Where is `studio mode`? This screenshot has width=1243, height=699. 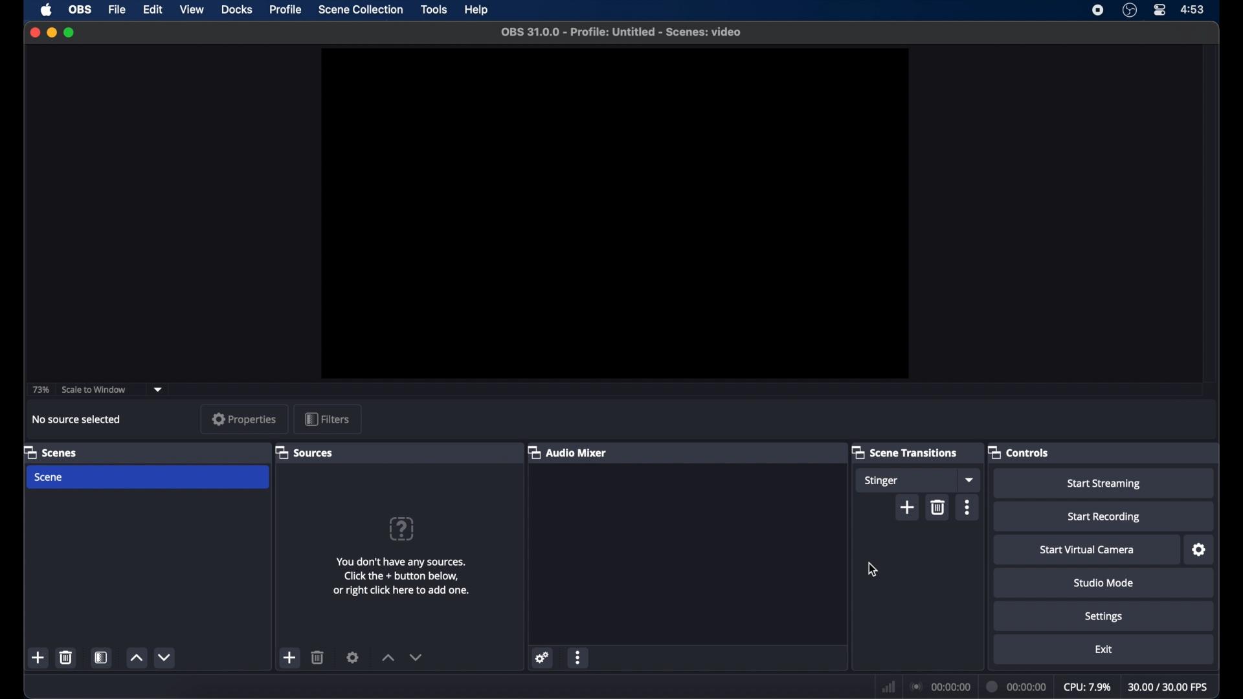
studio mode is located at coordinates (1103, 582).